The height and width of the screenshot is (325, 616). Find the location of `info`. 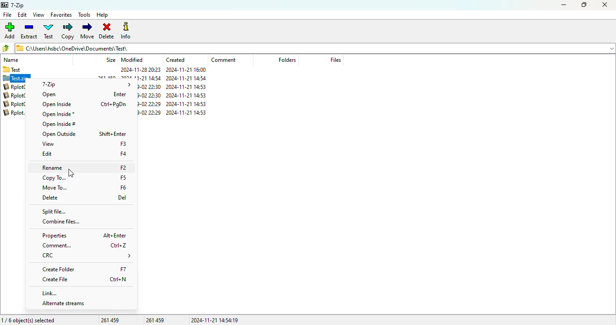

info is located at coordinates (126, 31).